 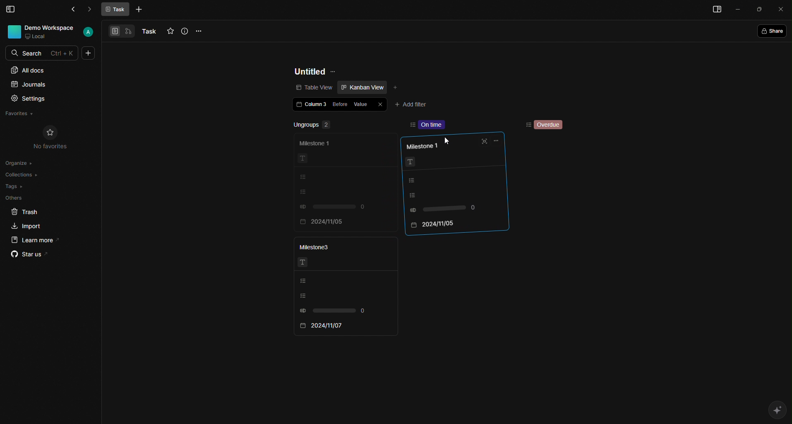 I want to click on Options, so click(x=199, y=31).